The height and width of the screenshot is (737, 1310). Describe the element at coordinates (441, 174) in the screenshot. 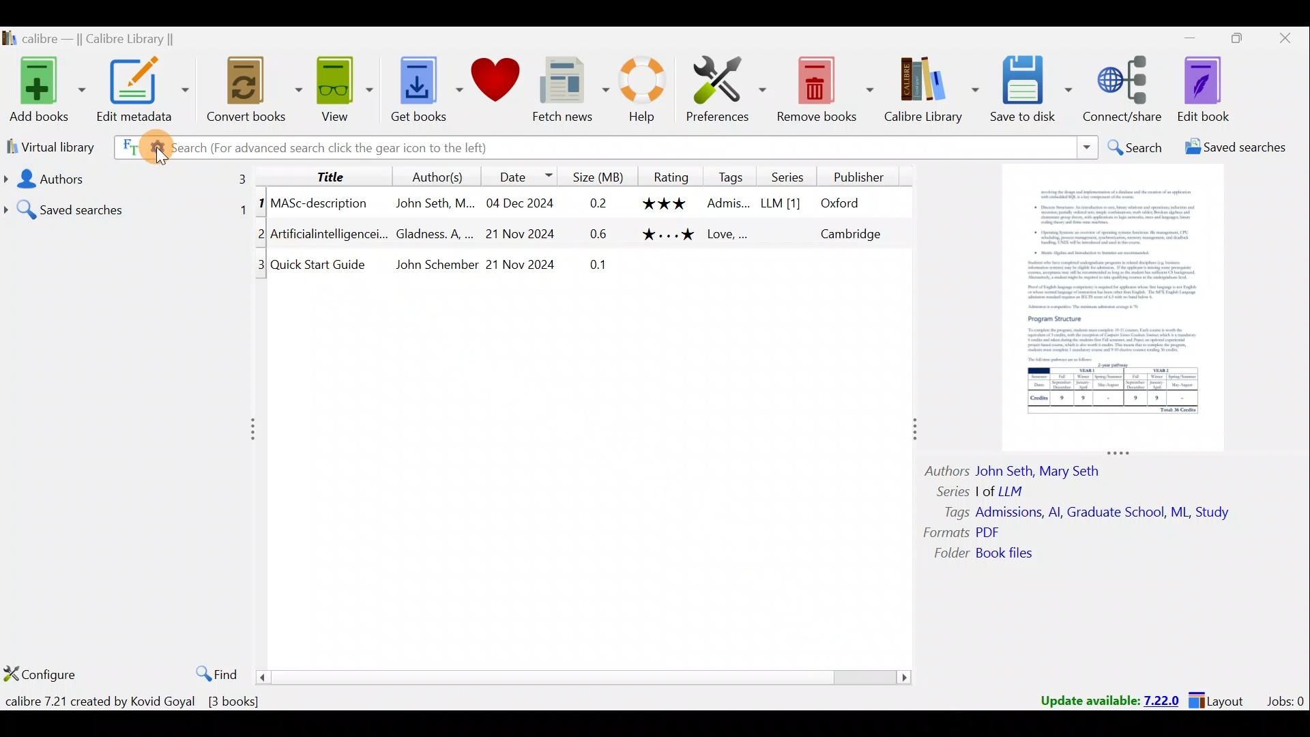

I see `Author(s)` at that location.